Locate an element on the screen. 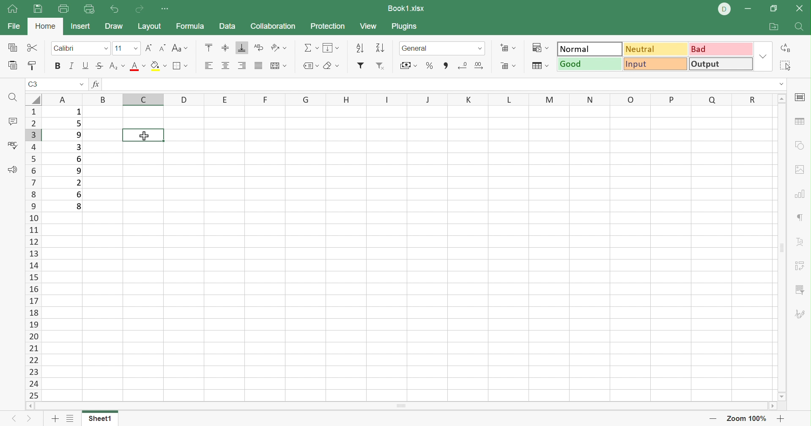 The image size is (811, 426). Row numbers is located at coordinates (32, 253).